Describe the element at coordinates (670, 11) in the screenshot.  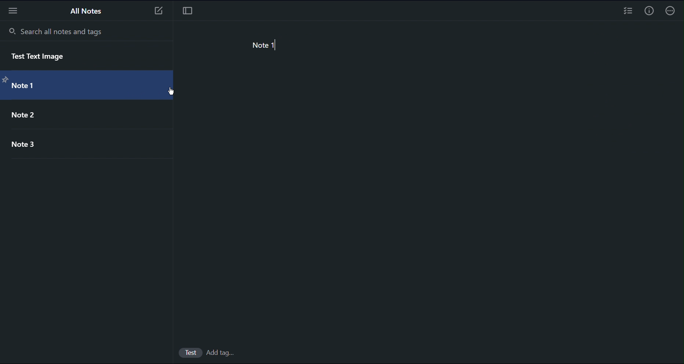
I see `More` at that location.